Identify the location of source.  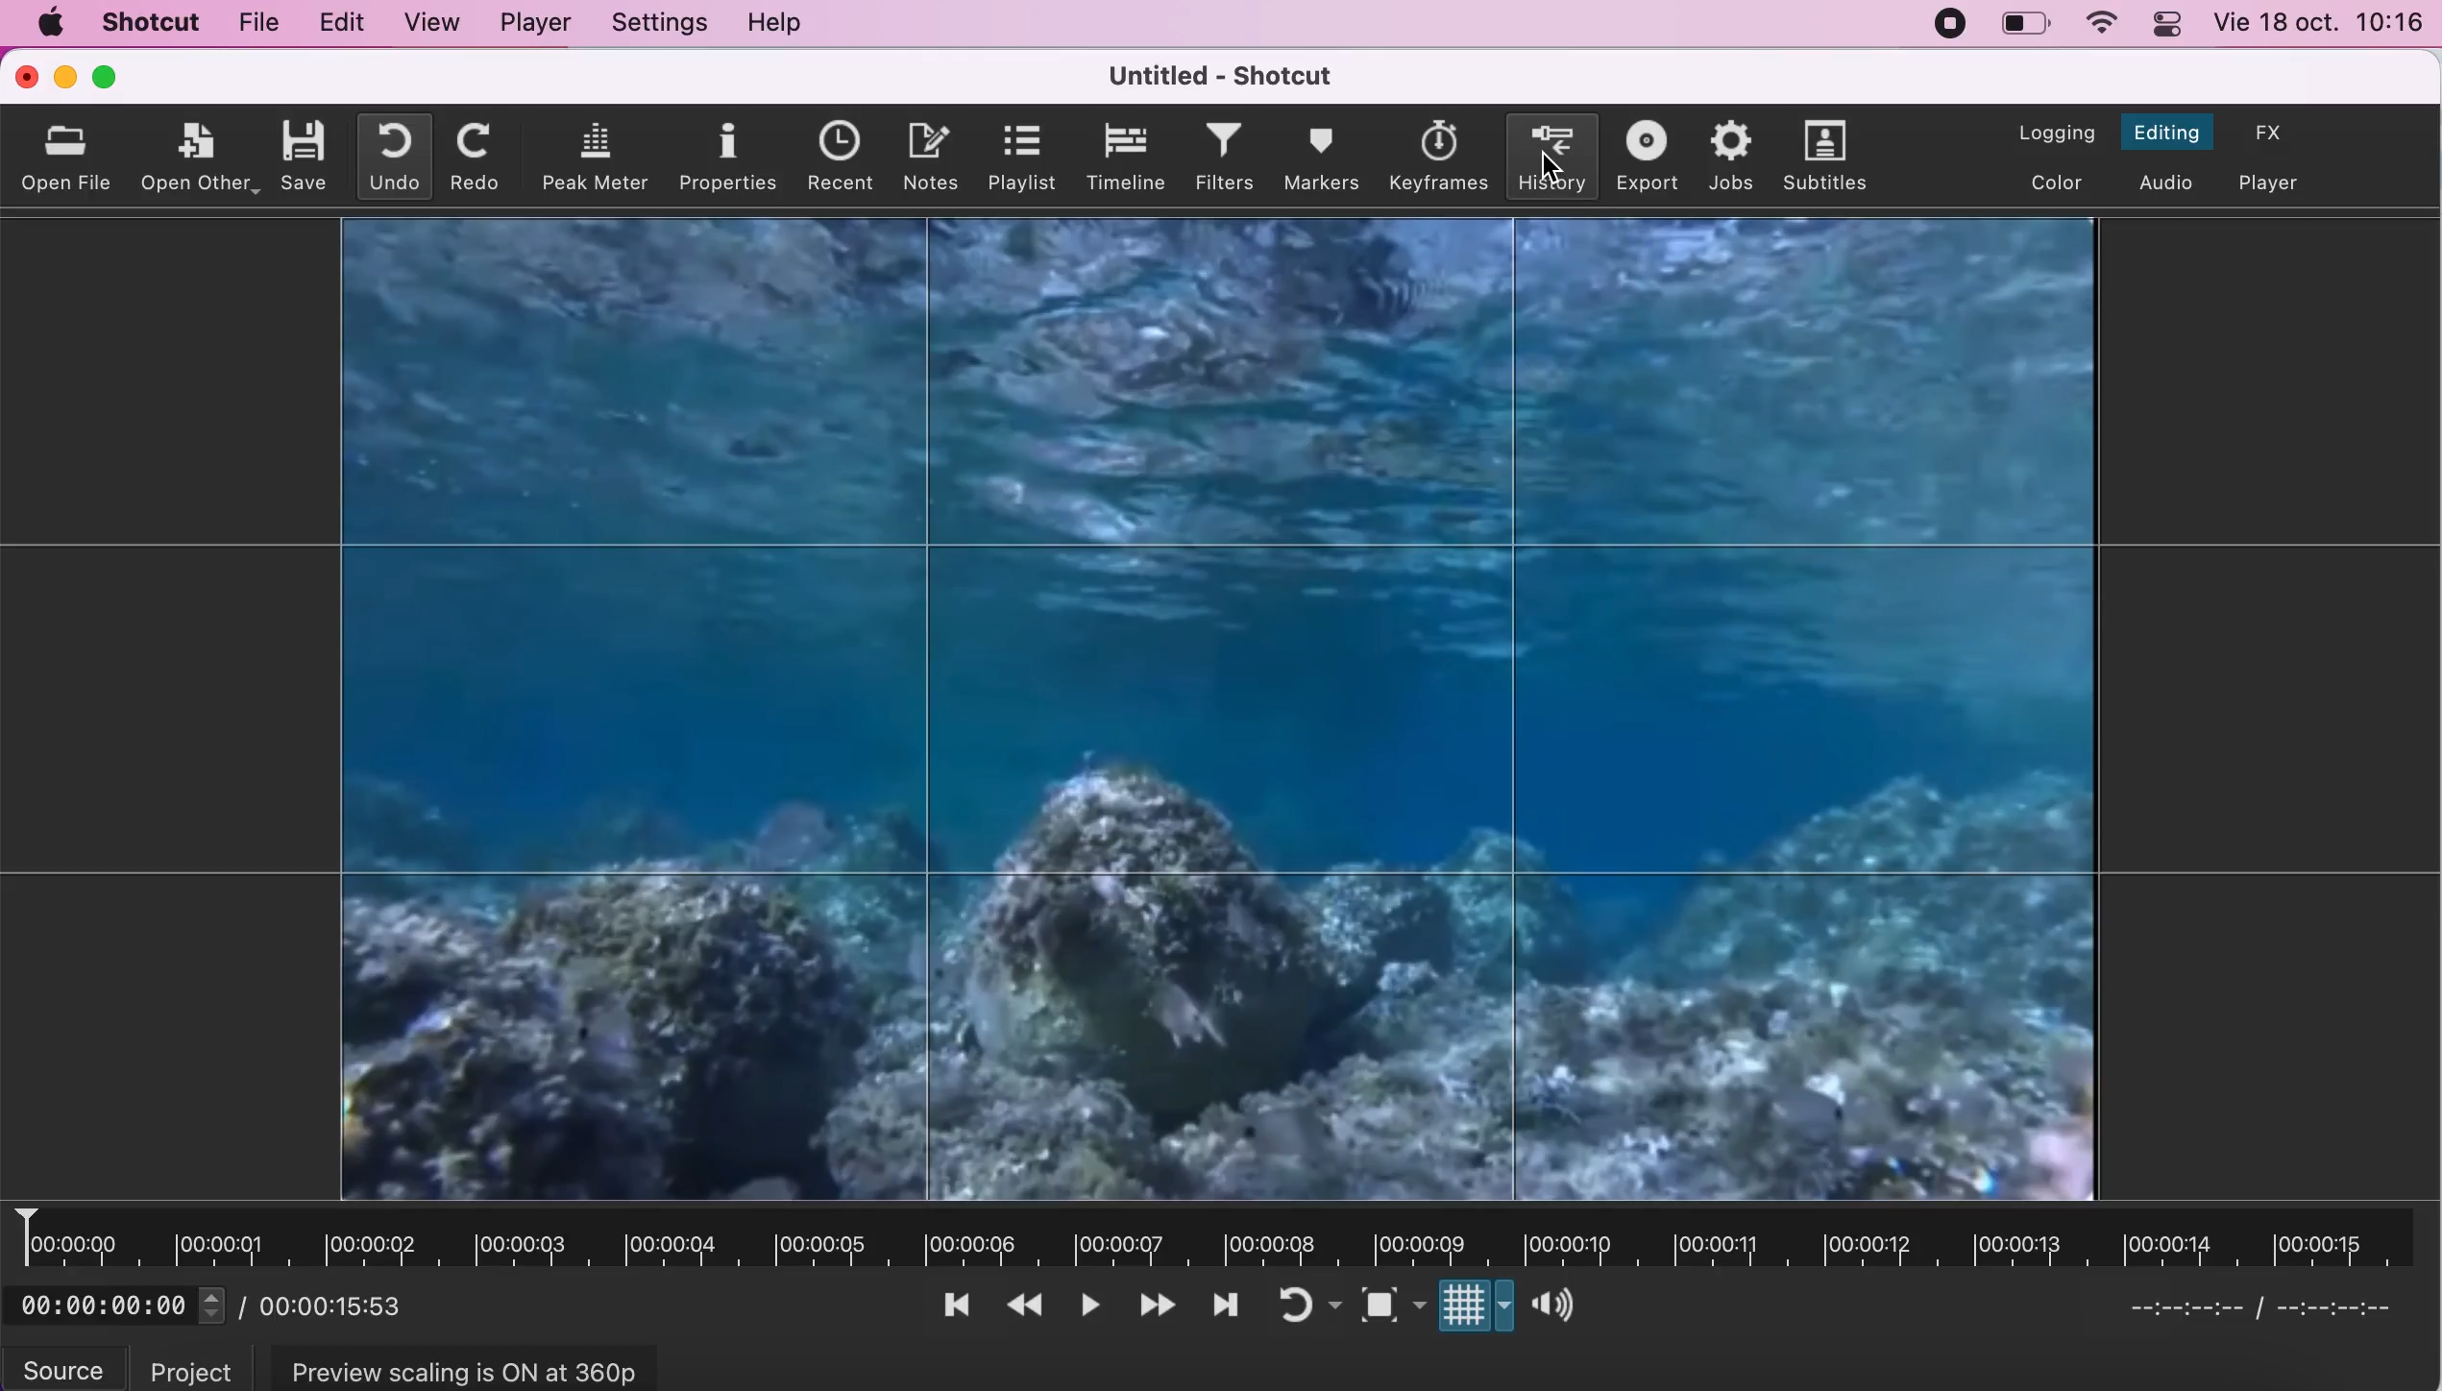
(62, 1365).